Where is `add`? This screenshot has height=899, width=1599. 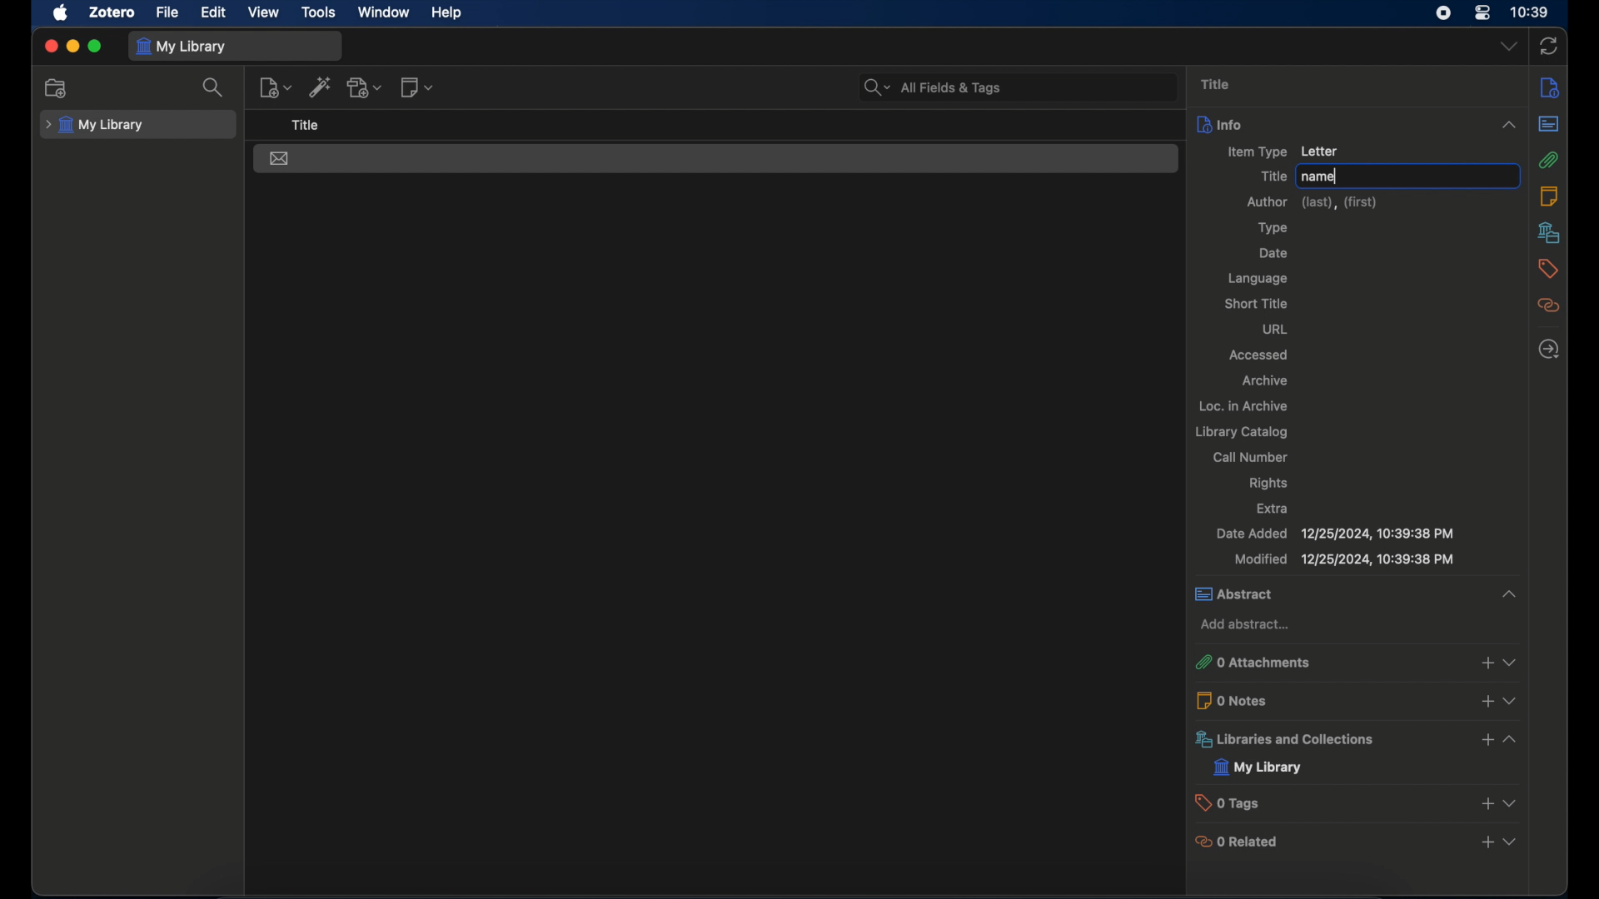 add is located at coordinates (1484, 701).